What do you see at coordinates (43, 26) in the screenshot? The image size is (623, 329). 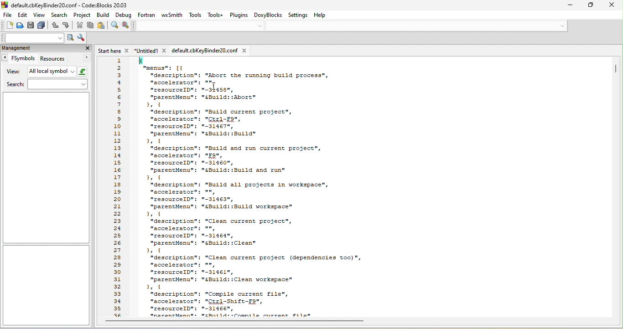 I see `save everything` at bounding box center [43, 26].